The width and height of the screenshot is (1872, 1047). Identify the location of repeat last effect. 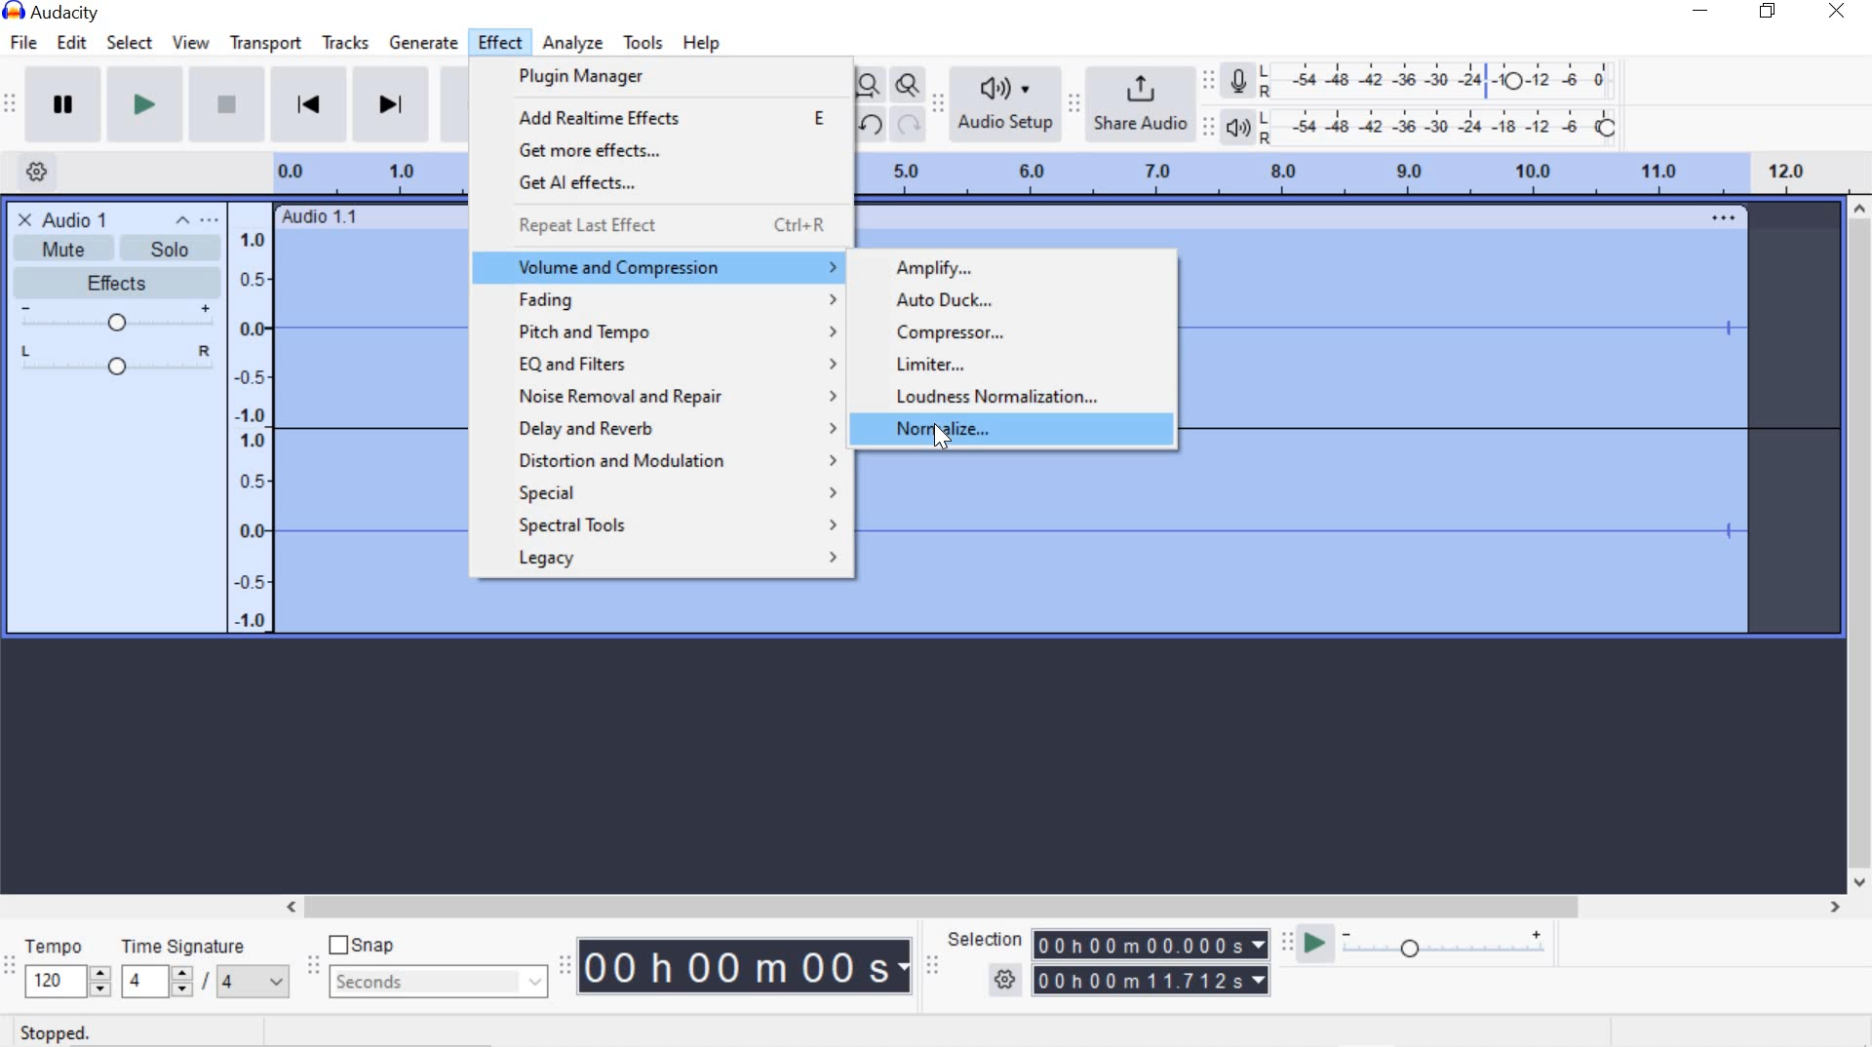
(672, 228).